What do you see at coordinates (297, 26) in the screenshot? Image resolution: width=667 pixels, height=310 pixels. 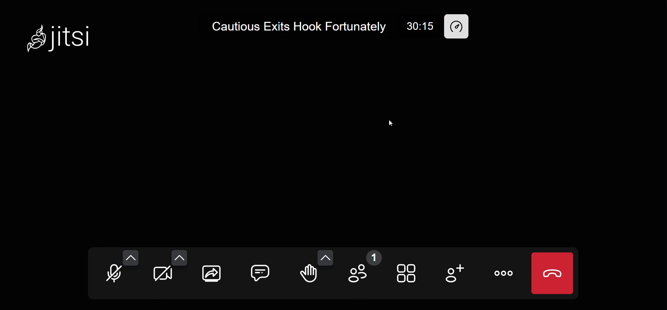 I see `Cautious Exits Hook Fortunately` at bounding box center [297, 26].